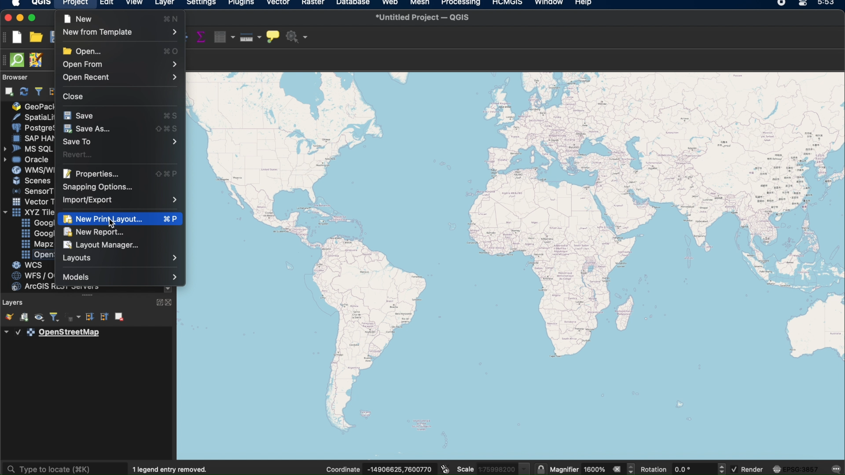  What do you see at coordinates (444, 469) in the screenshot?
I see `toggle extents and mouse position display` at bounding box center [444, 469].